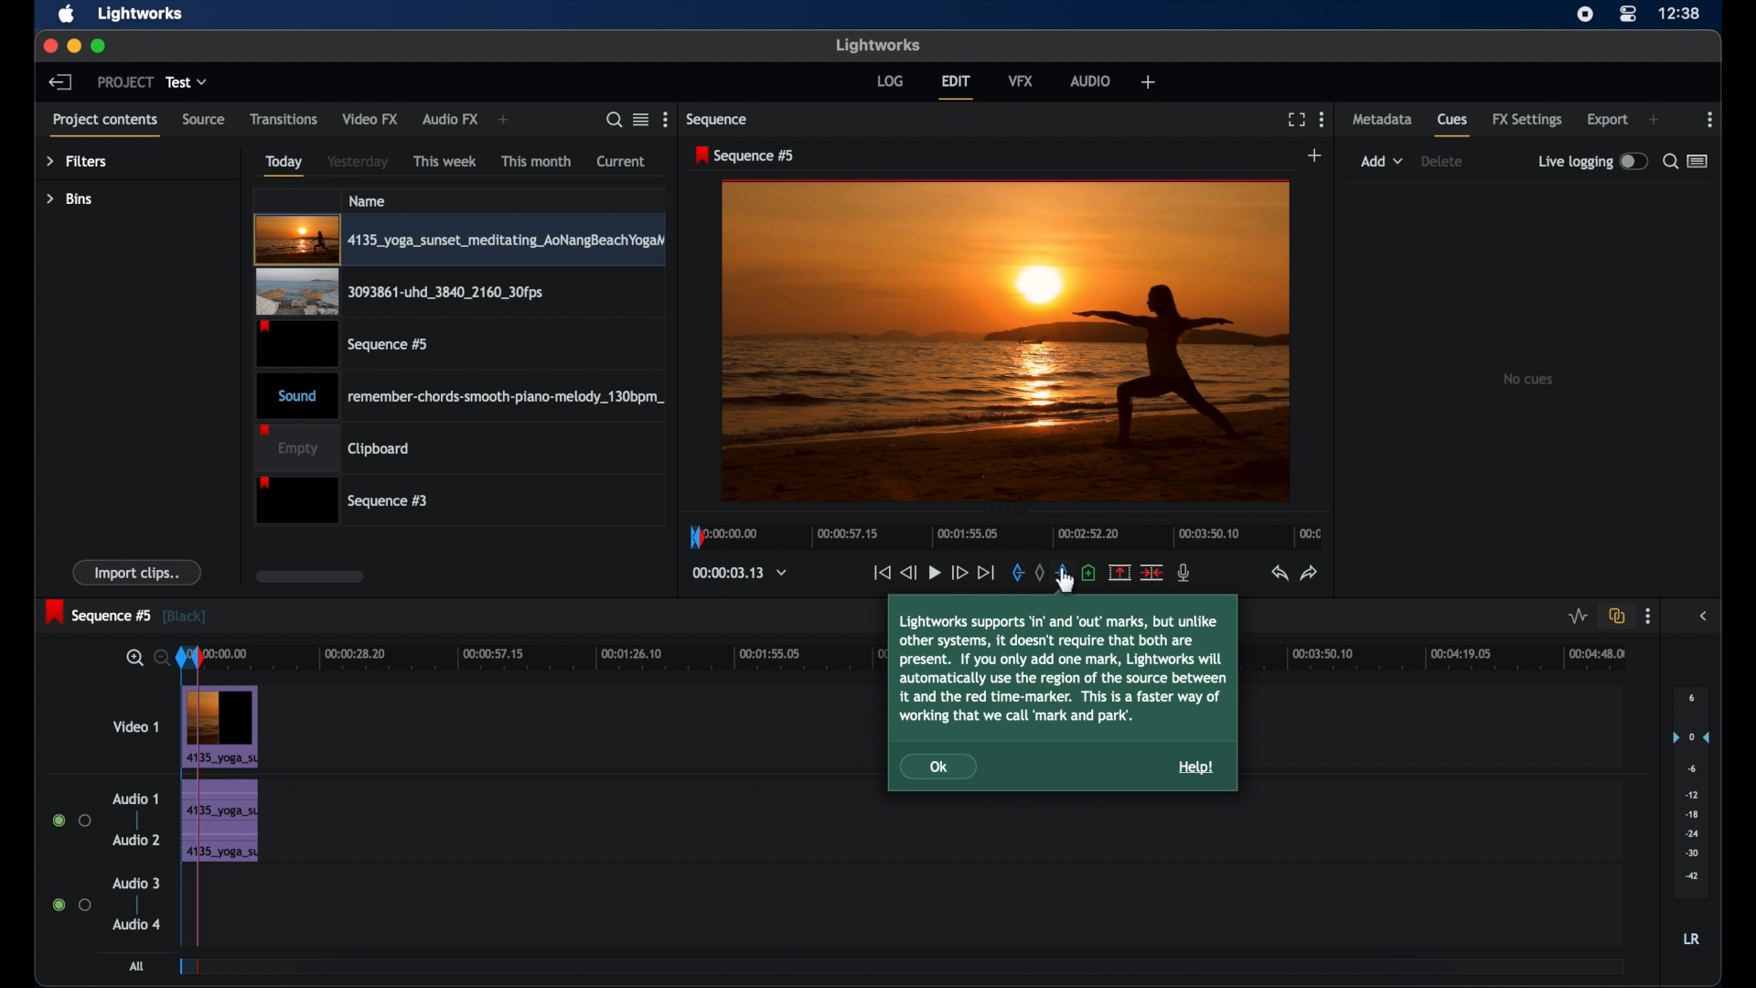 This screenshot has height=988, width=1756. I want to click on sequence, so click(744, 155).